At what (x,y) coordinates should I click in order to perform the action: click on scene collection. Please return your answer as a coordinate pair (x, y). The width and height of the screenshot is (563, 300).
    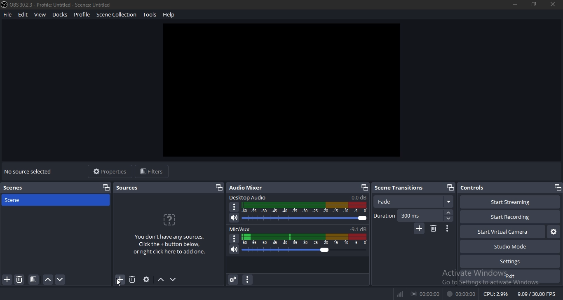
    Looking at the image, I should click on (117, 14).